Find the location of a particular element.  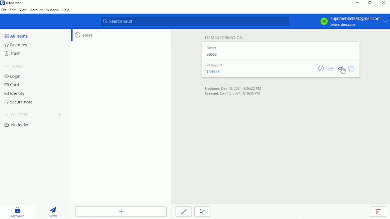

Updated on is located at coordinates (233, 88).